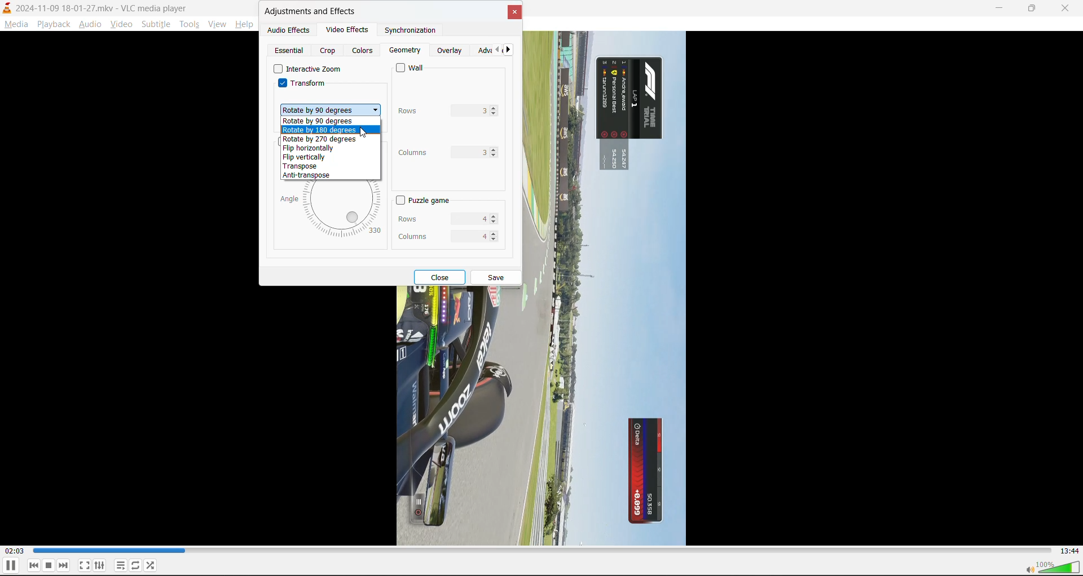 The width and height of the screenshot is (1083, 576). Describe the element at coordinates (330, 51) in the screenshot. I see `crop` at that location.